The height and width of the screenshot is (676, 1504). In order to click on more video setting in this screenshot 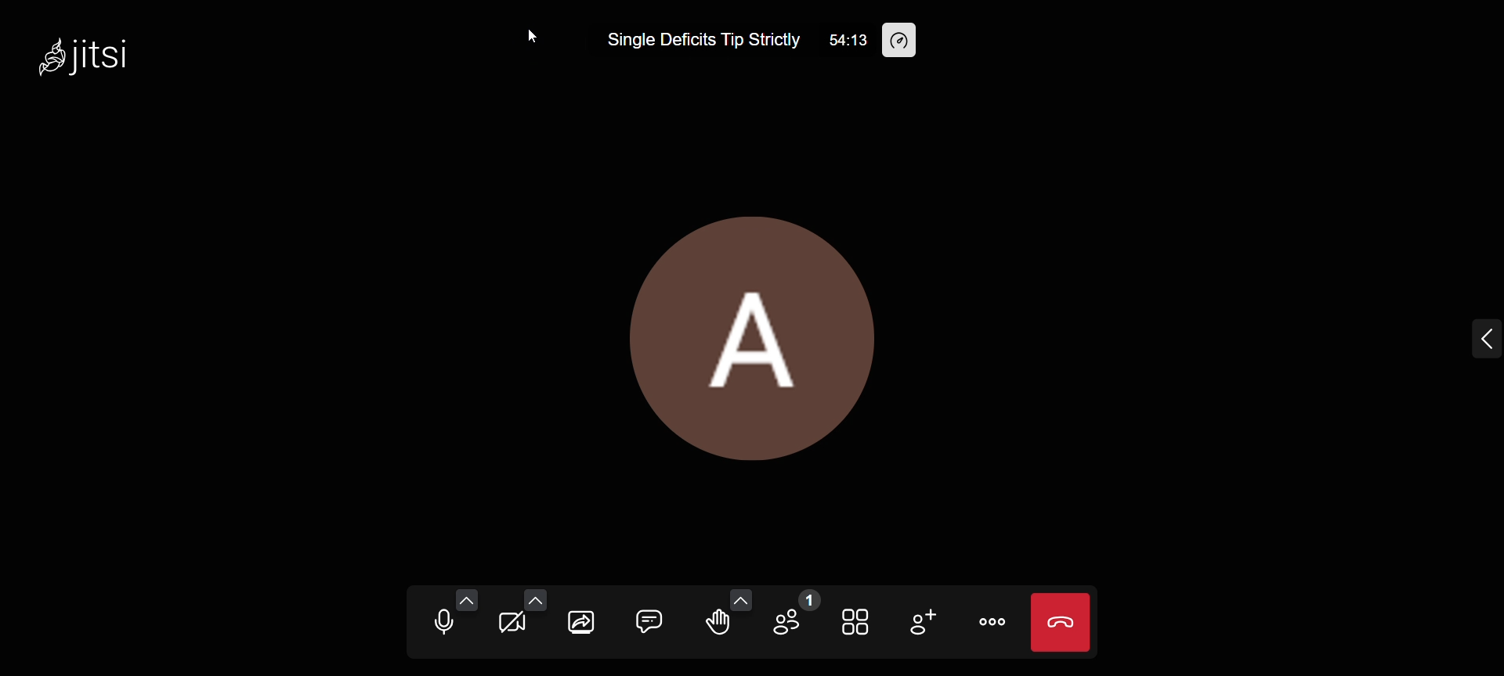, I will do `click(534, 599)`.